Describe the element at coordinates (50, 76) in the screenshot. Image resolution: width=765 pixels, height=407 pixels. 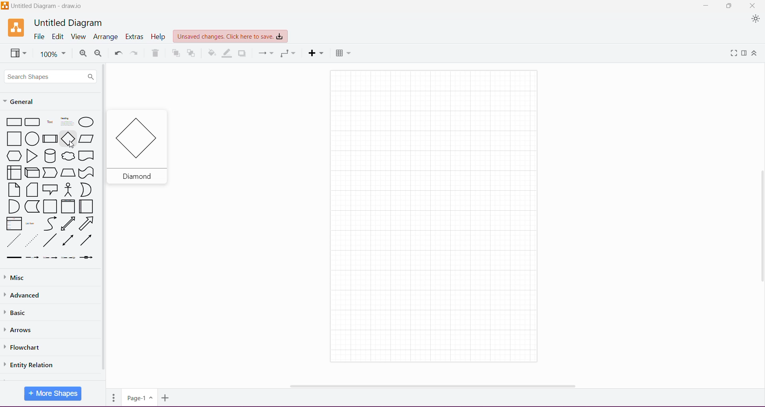
I see `Search Shapes` at that location.